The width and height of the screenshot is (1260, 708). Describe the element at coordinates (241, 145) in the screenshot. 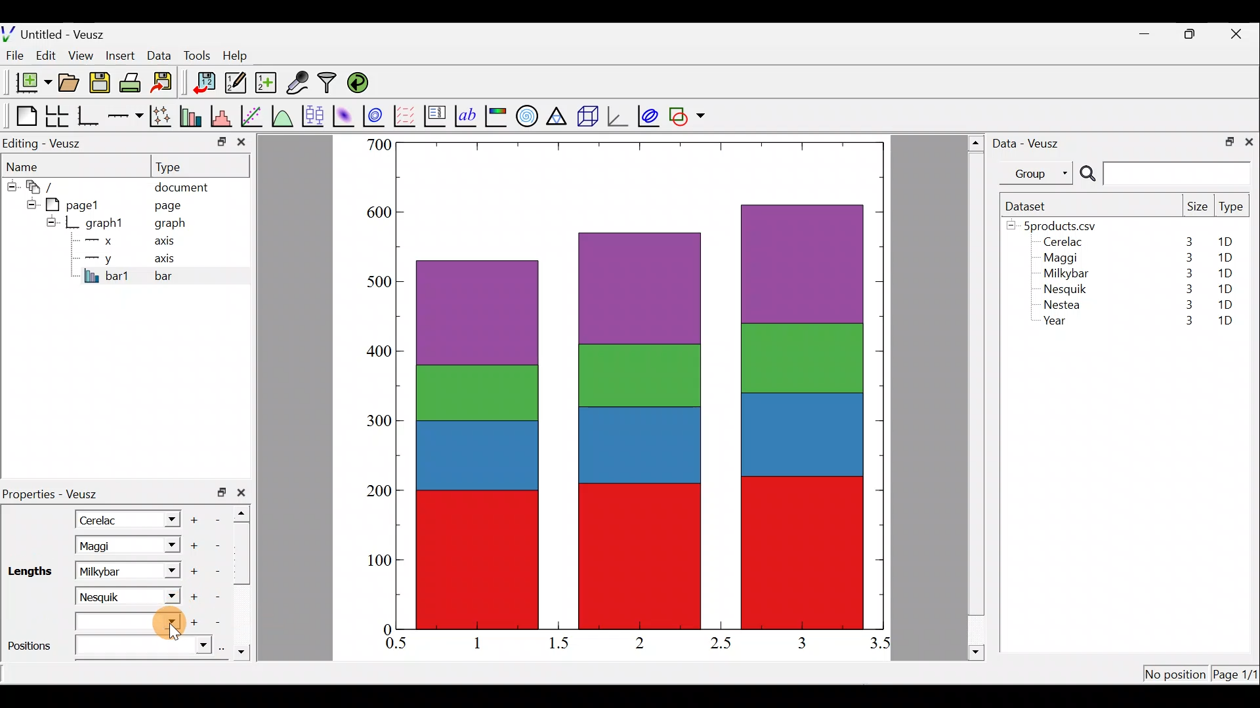

I see `close` at that location.